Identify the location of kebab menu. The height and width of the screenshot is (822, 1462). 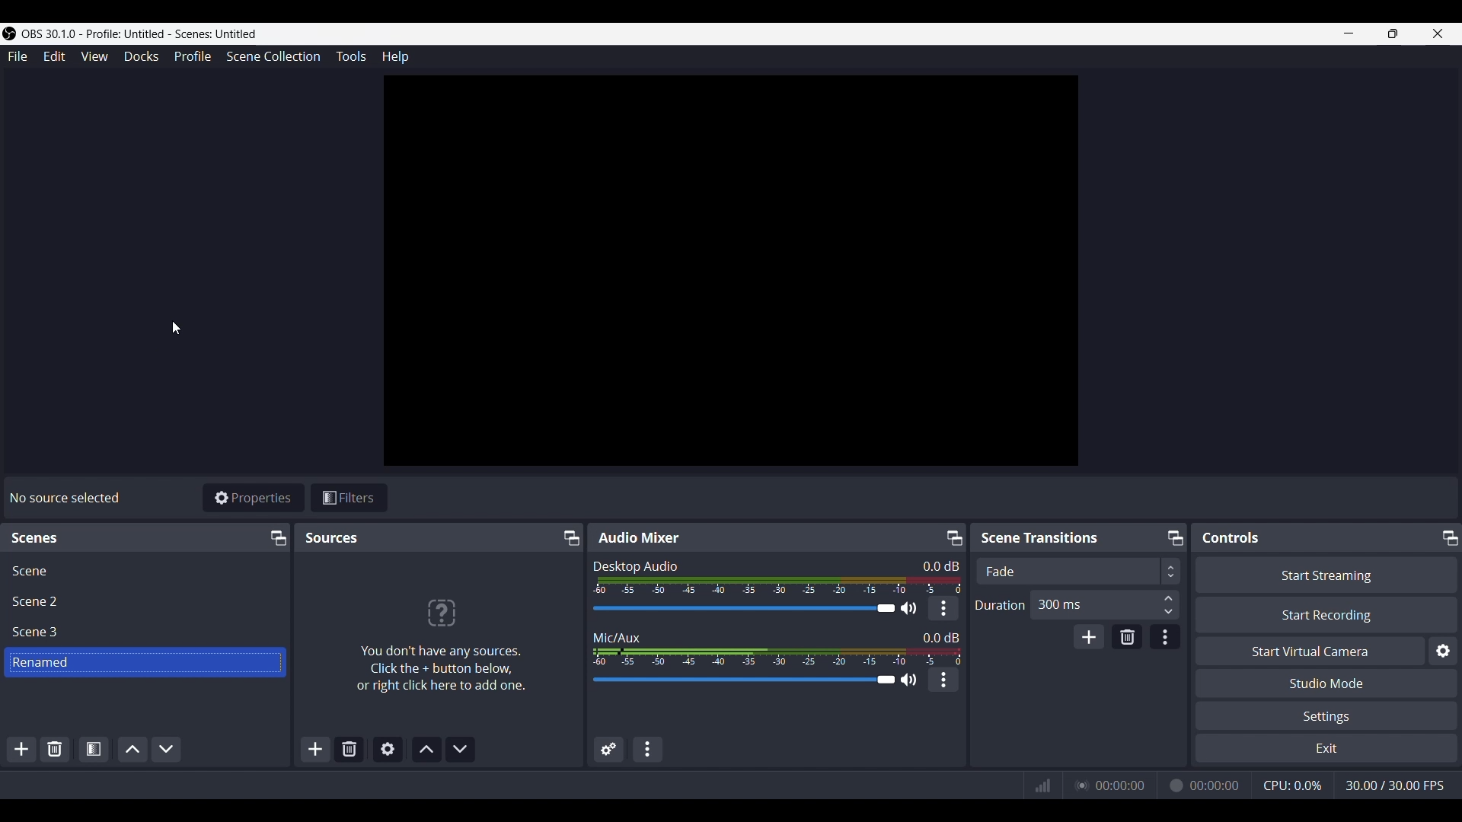
(944, 608).